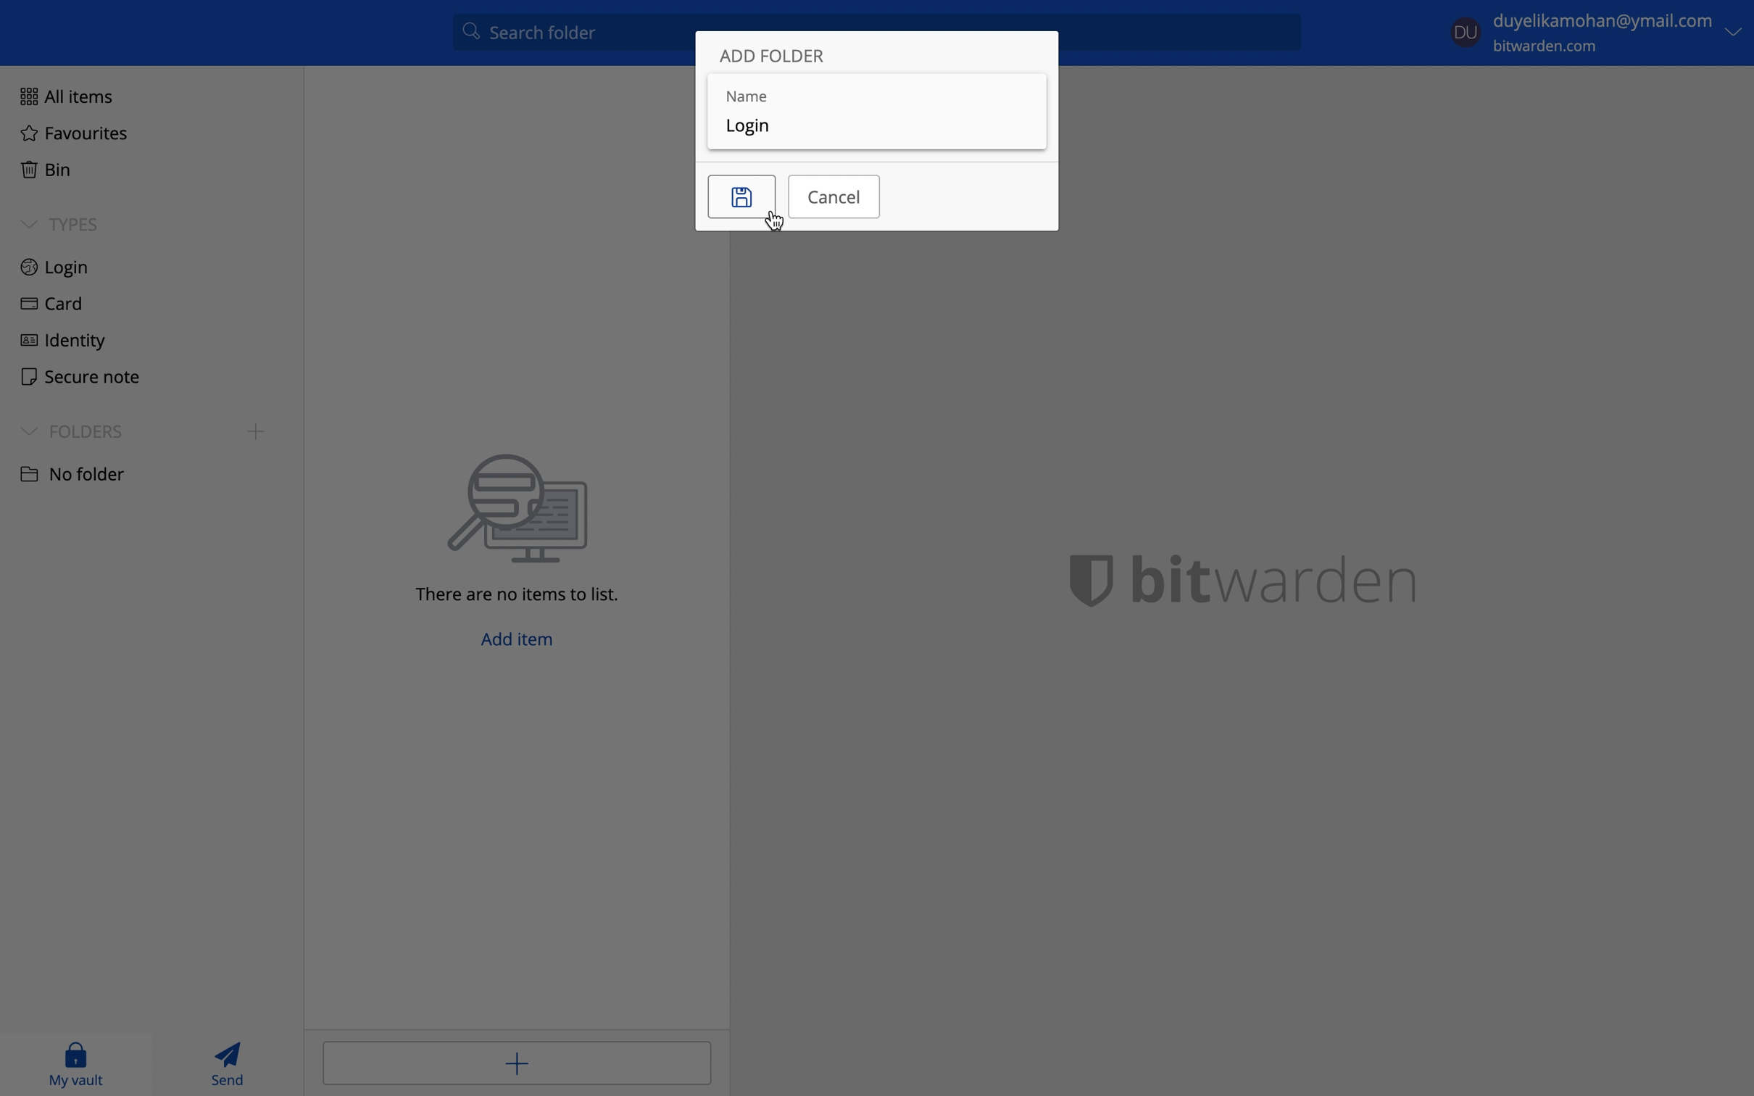 The image size is (1754, 1096). Describe the element at coordinates (72, 431) in the screenshot. I see `folders` at that location.